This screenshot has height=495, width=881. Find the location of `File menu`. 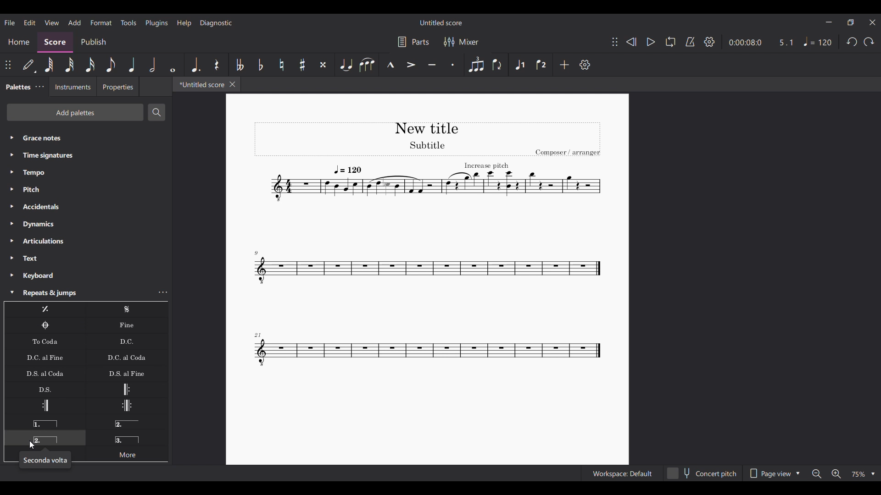

File menu is located at coordinates (10, 23).